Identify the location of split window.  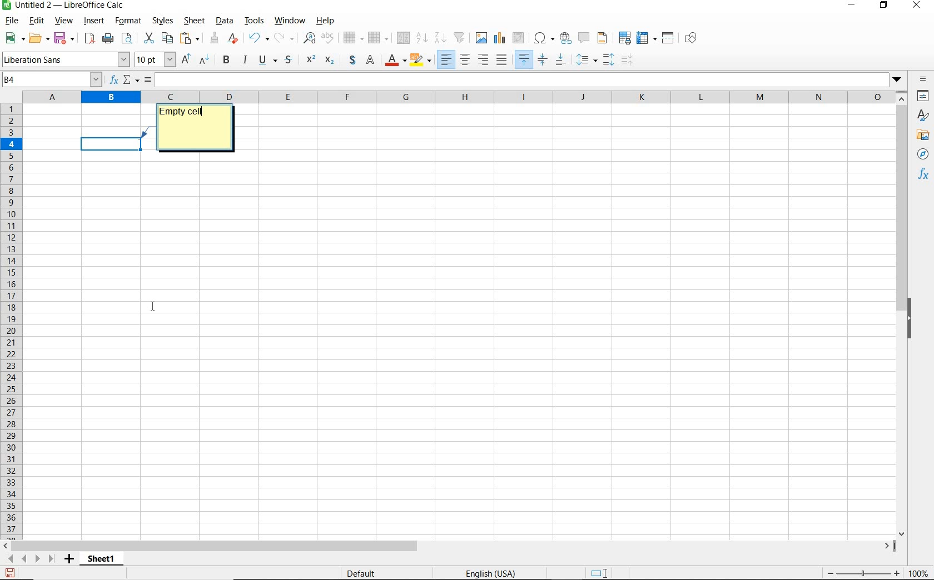
(669, 38).